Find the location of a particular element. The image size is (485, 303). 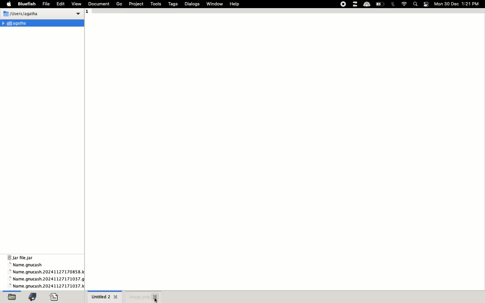

open is located at coordinates (12, 297).